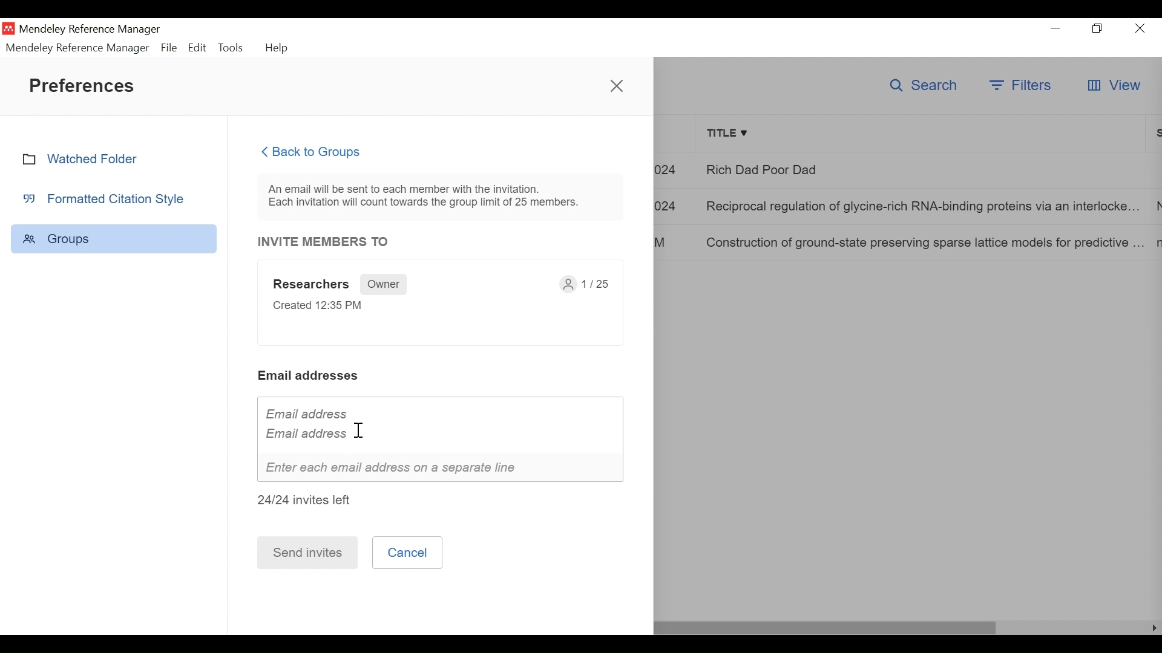 This screenshot has height=653, width=1162. I want to click on 1/25, so click(590, 286).